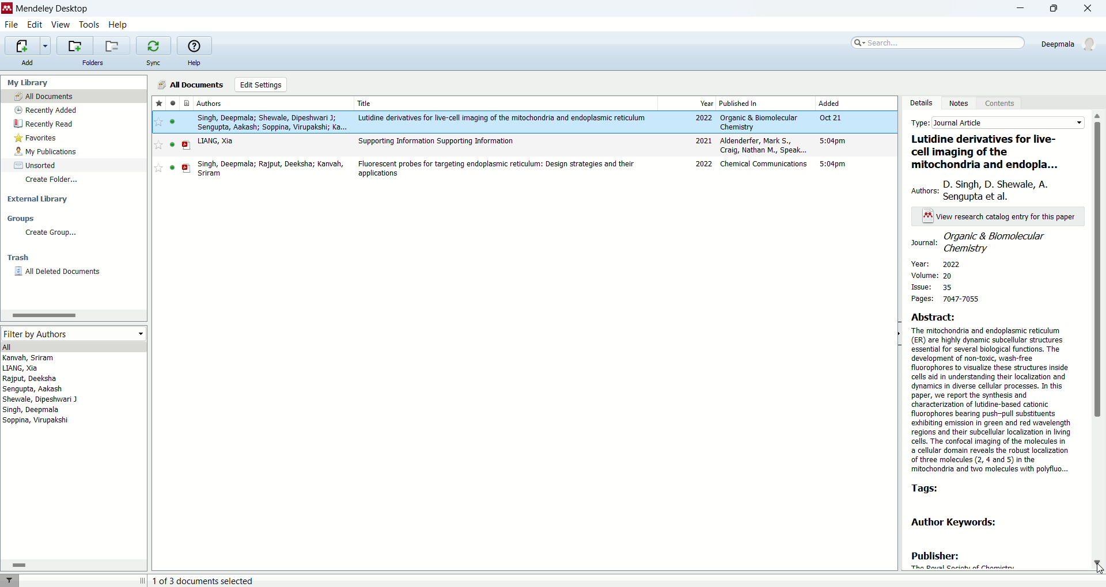  What do you see at coordinates (74, 96) in the screenshot?
I see `all documents` at bounding box center [74, 96].